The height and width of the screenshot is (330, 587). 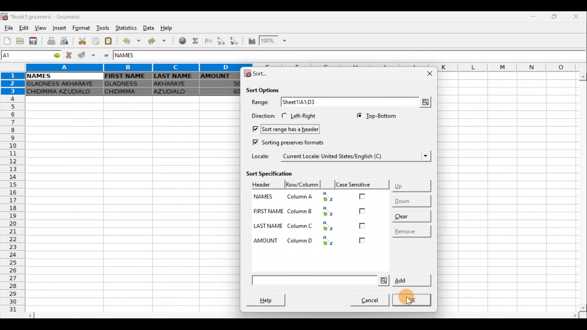 What do you see at coordinates (8, 41) in the screenshot?
I see `Create a new workbook` at bounding box center [8, 41].